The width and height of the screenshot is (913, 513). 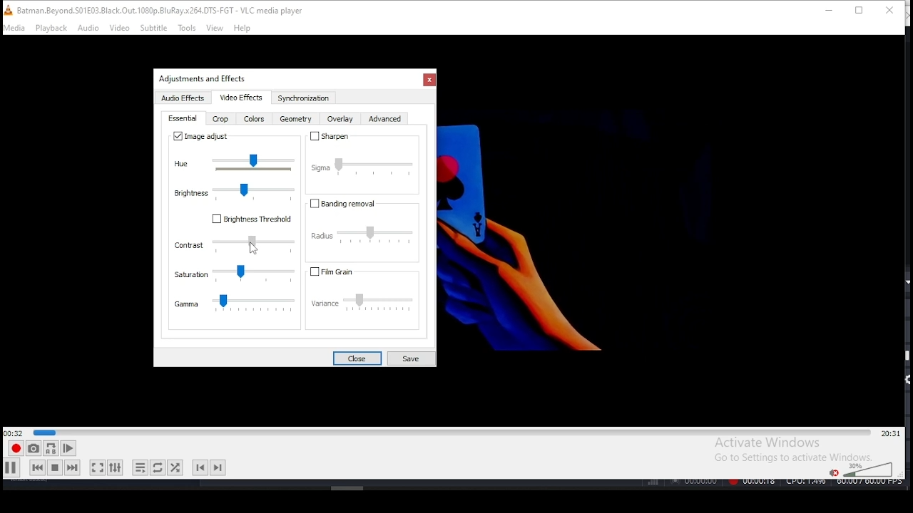 I want to click on image adjust on/off, so click(x=203, y=137).